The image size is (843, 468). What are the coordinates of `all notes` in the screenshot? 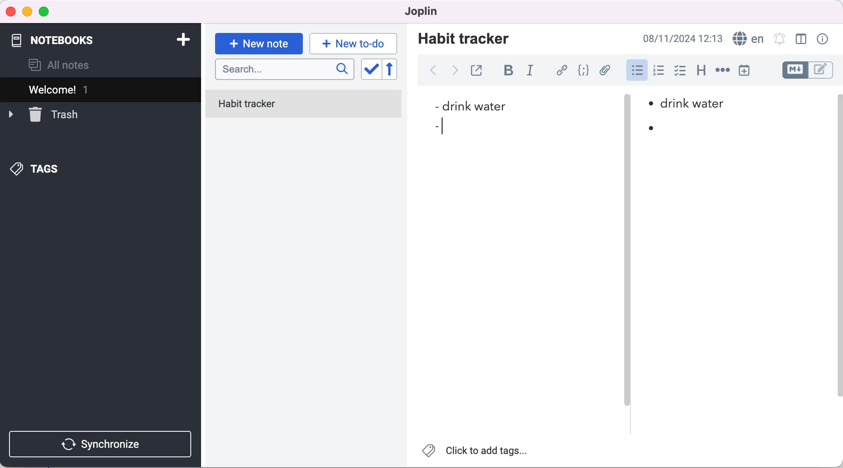 It's located at (59, 65).